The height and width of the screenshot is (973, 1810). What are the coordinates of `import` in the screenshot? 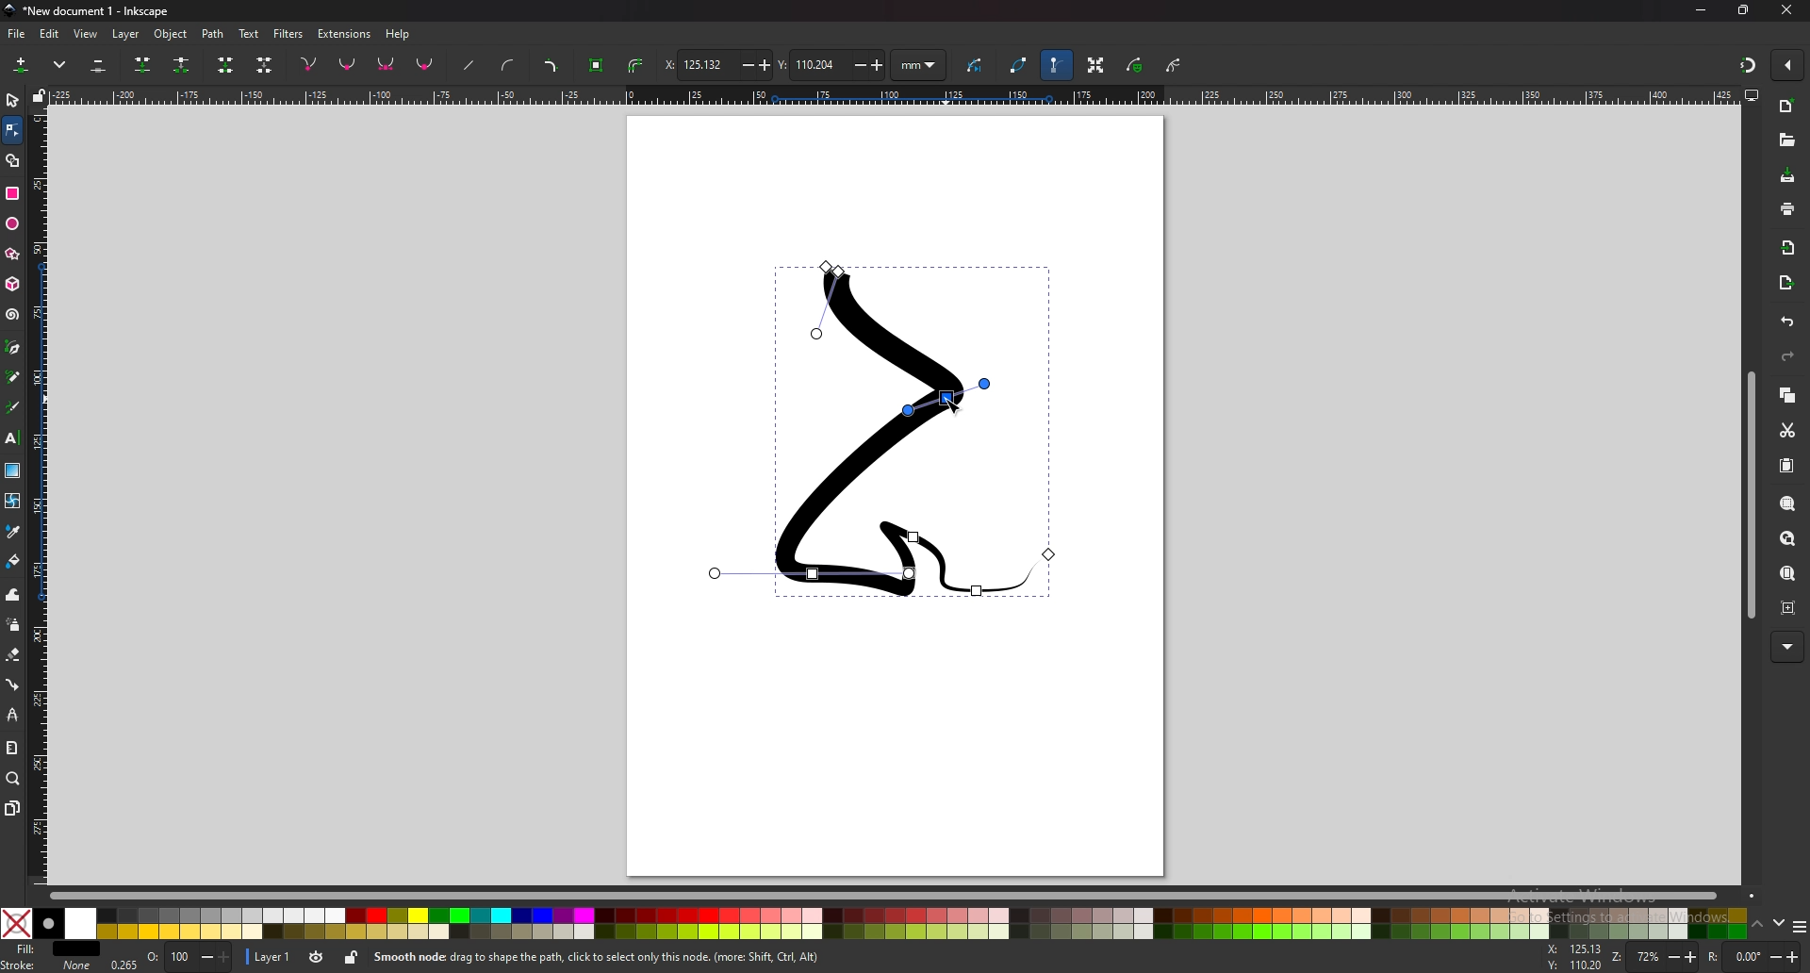 It's located at (1788, 247).